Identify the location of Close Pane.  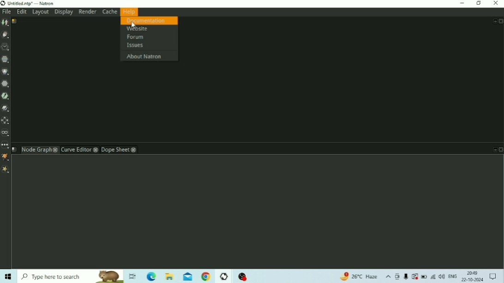
(501, 149).